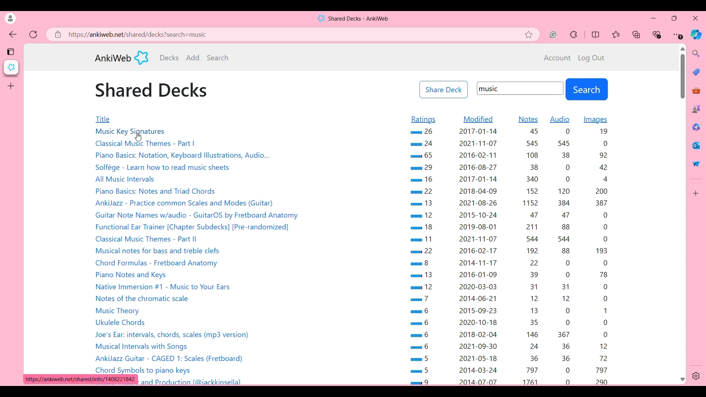  I want to click on Browser messaging software, so click(696, 145).